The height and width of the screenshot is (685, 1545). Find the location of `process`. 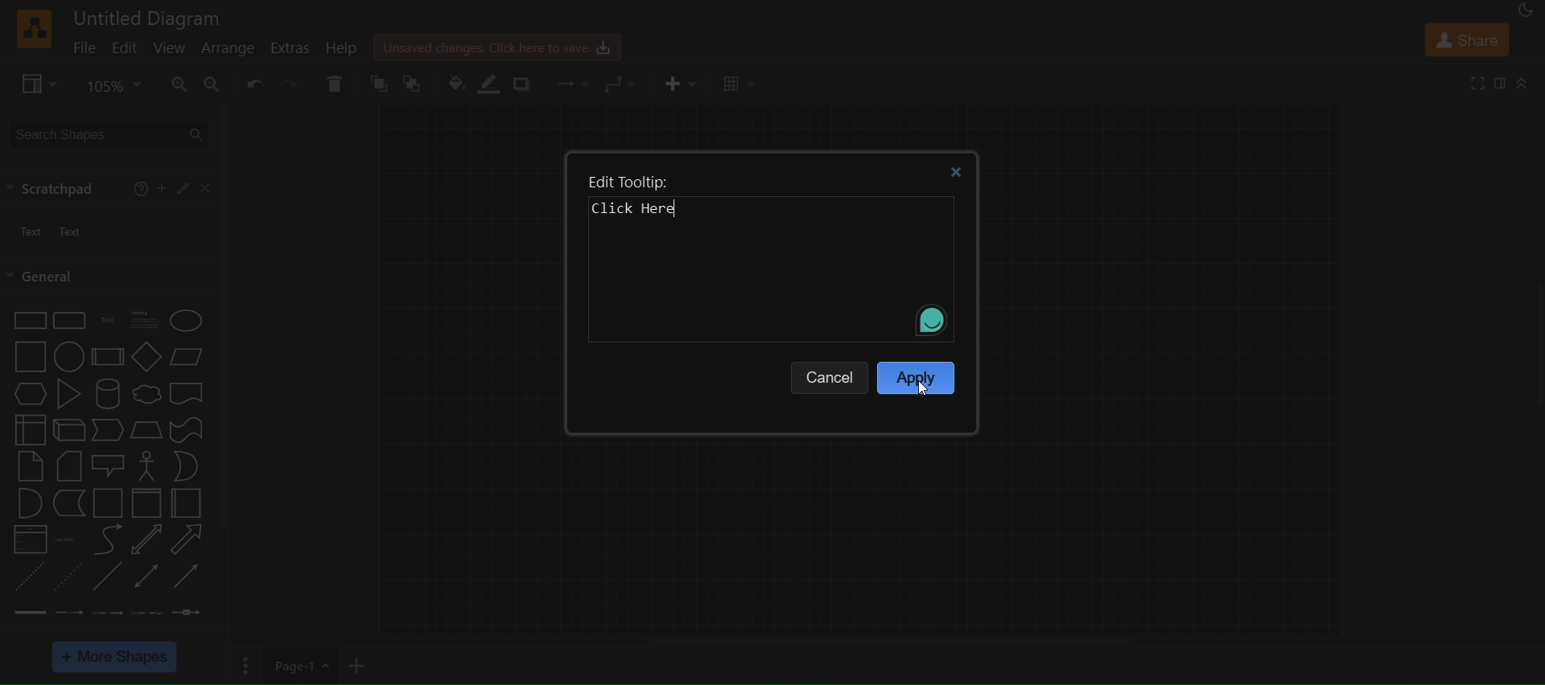

process is located at coordinates (105, 357).